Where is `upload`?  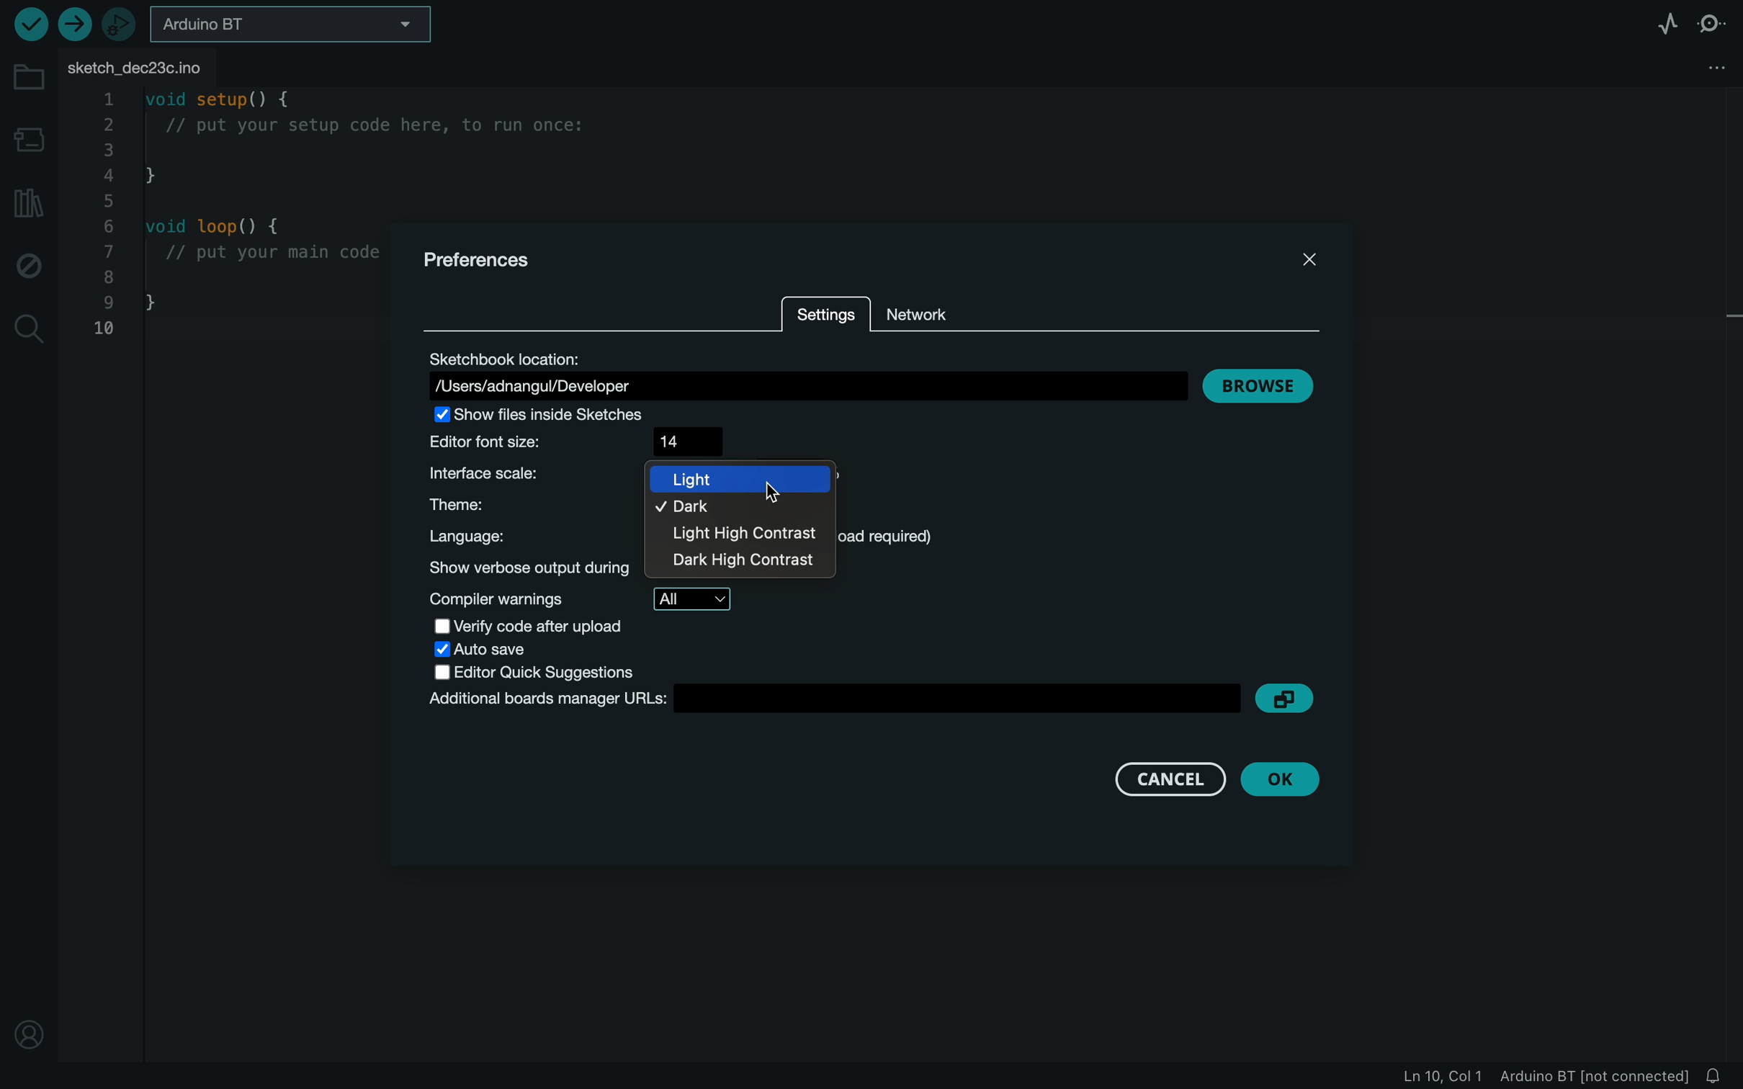 upload is located at coordinates (73, 23).